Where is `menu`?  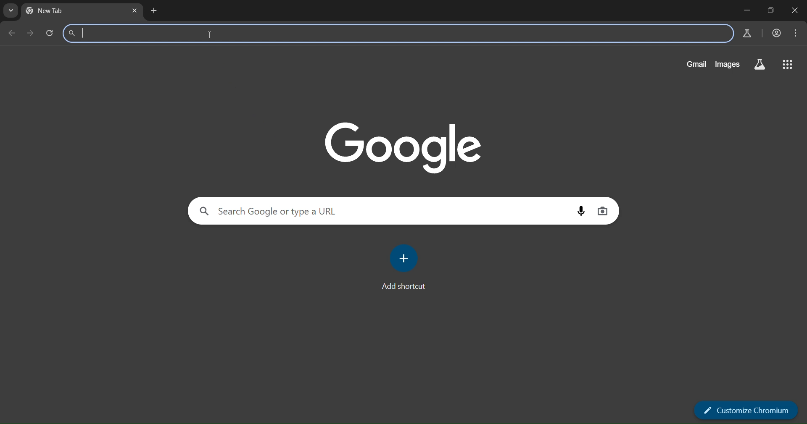 menu is located at coordinates (796, 33).